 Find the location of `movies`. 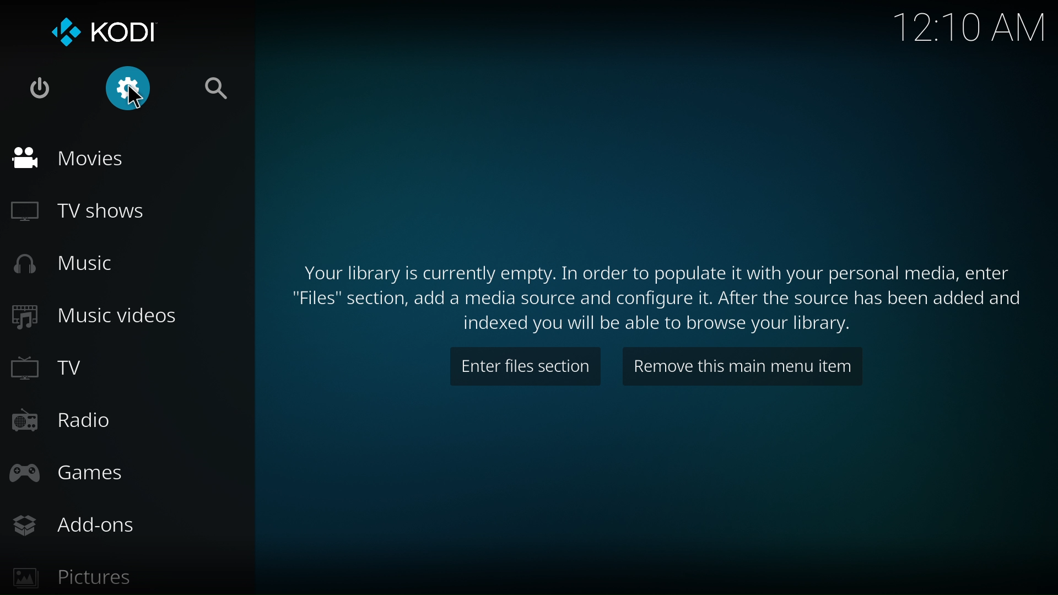

movies is located at coordinates (69, 157).